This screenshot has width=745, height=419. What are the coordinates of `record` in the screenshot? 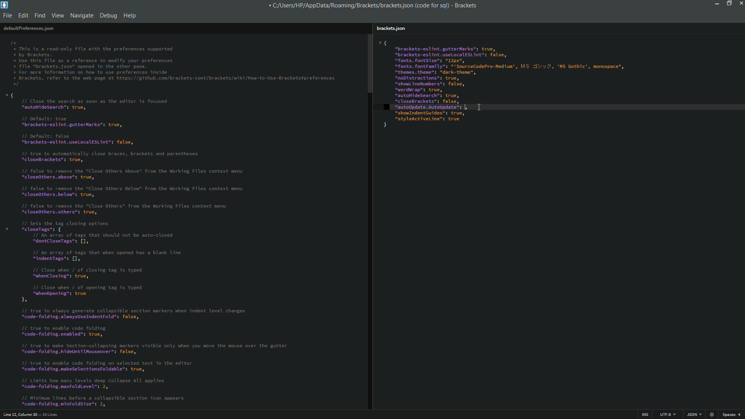 It's located at (713, 414).